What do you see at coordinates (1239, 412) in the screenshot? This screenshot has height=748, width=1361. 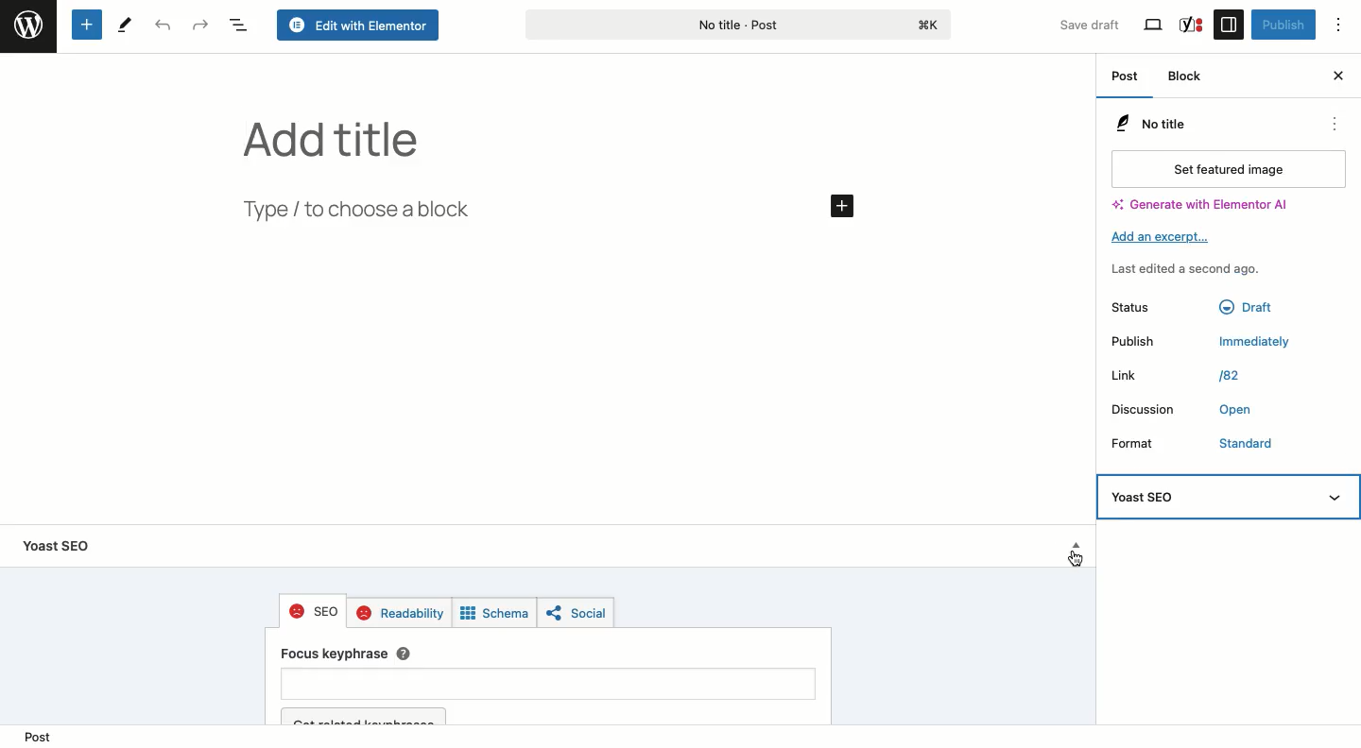 I see `Open` at bounding box center [1239, 412].